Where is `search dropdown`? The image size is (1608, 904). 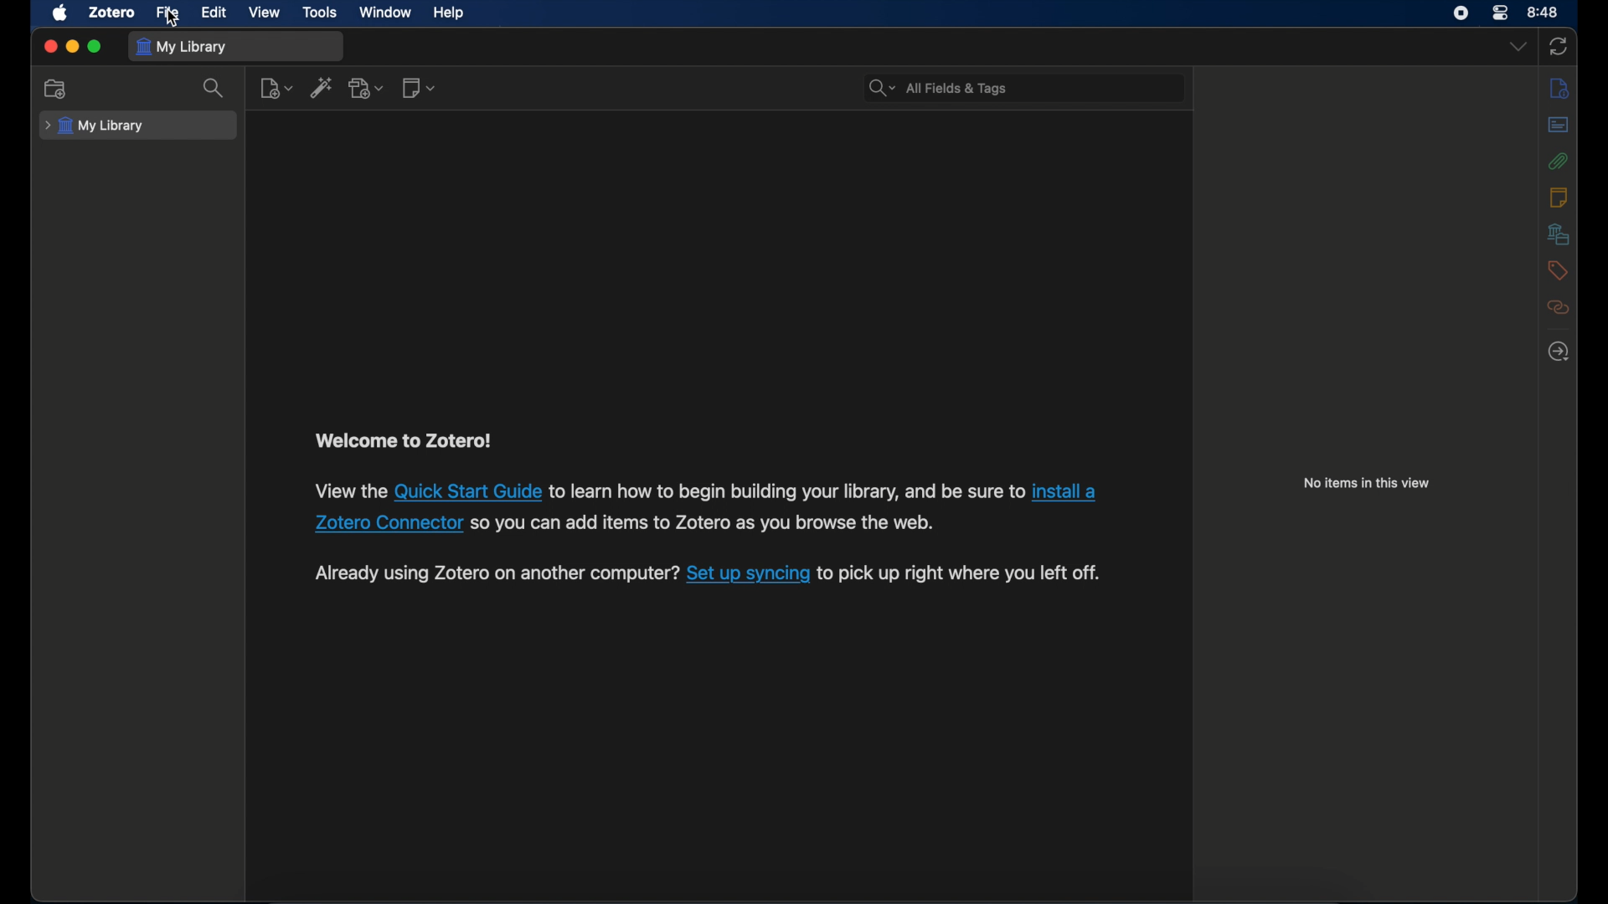
search dropdown is located at coordinates (879, 89).